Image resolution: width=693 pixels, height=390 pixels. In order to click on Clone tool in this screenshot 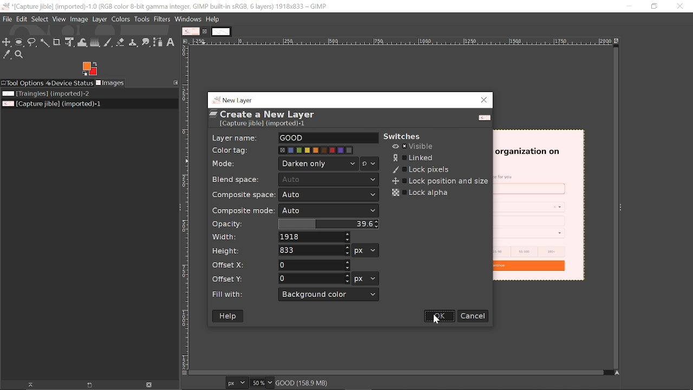, I will do `click(134, 42)`.